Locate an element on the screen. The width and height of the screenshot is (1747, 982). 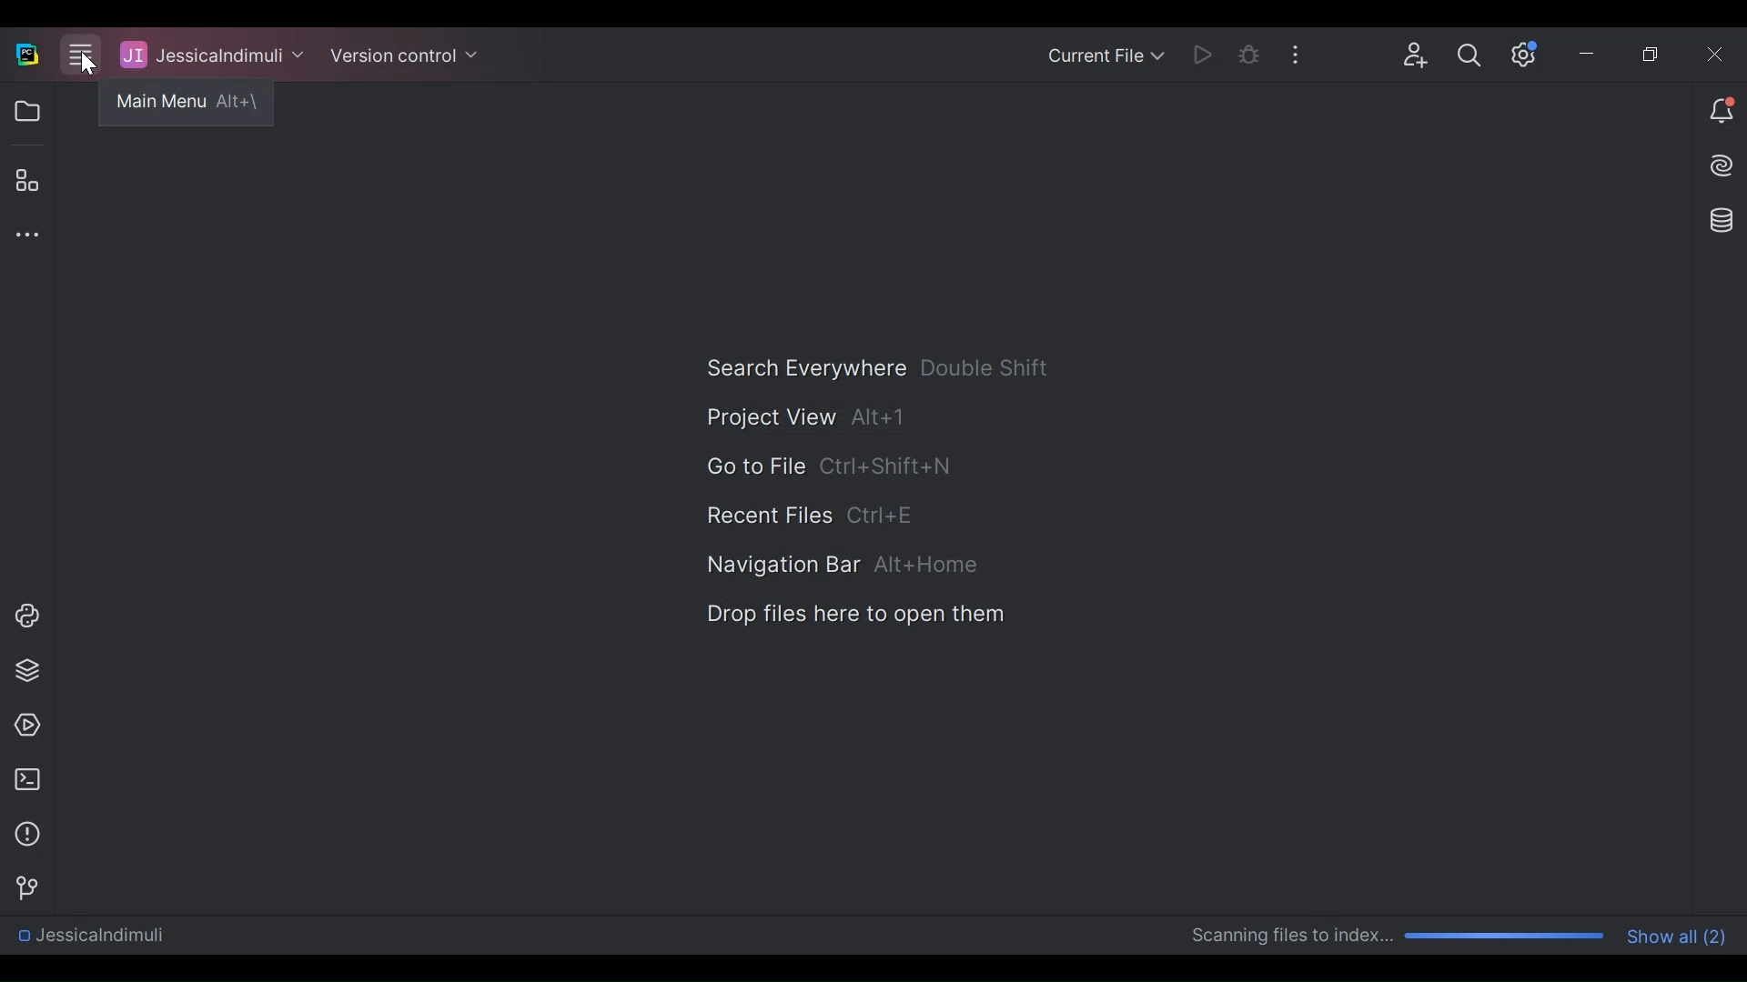
Scanning Progress is located at coordinates (1399, 937).